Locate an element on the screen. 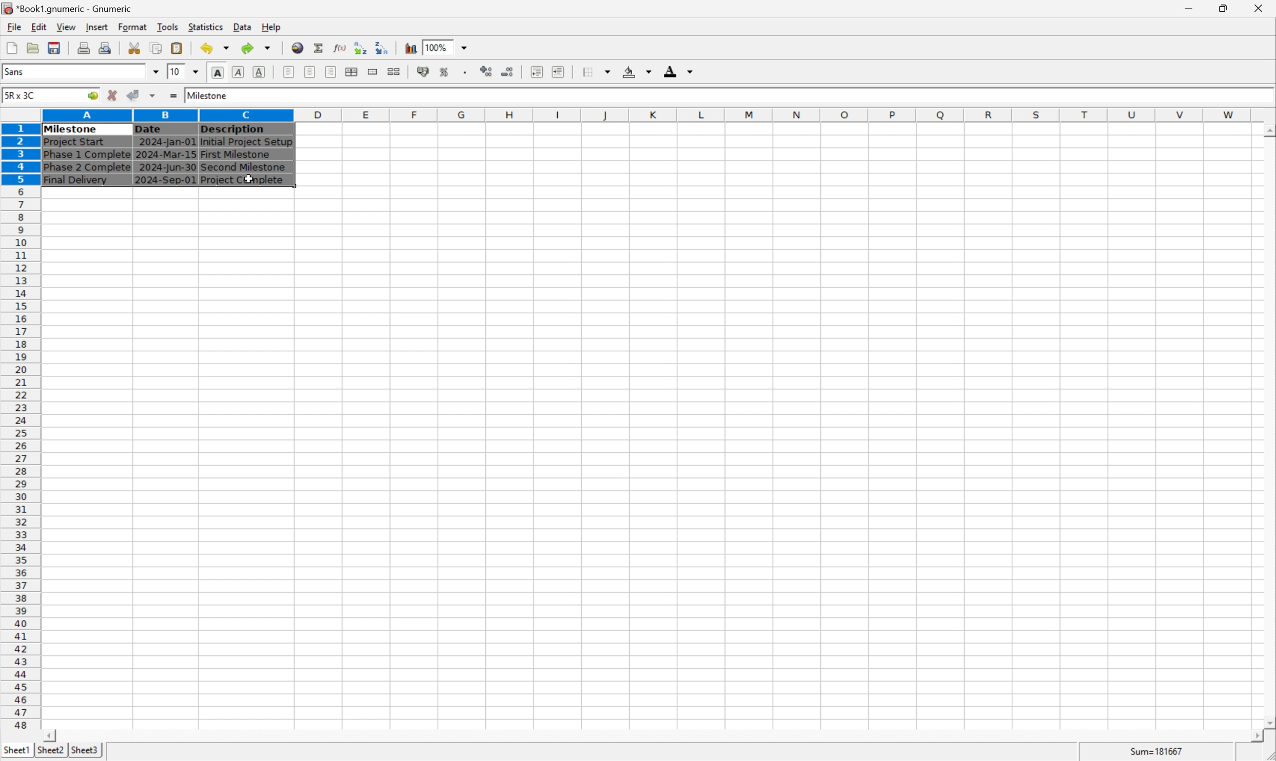 The height and width of the screenshot is (761, 1276). Application name is located at coordinates (68, 9).